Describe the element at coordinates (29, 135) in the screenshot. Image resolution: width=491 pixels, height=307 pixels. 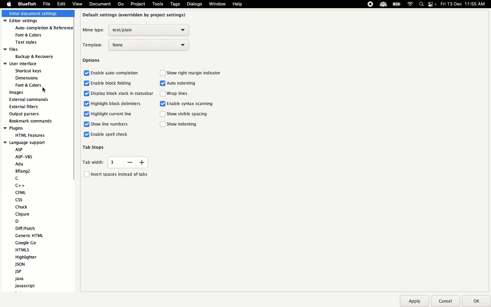
I see `HTML feature` at that location.